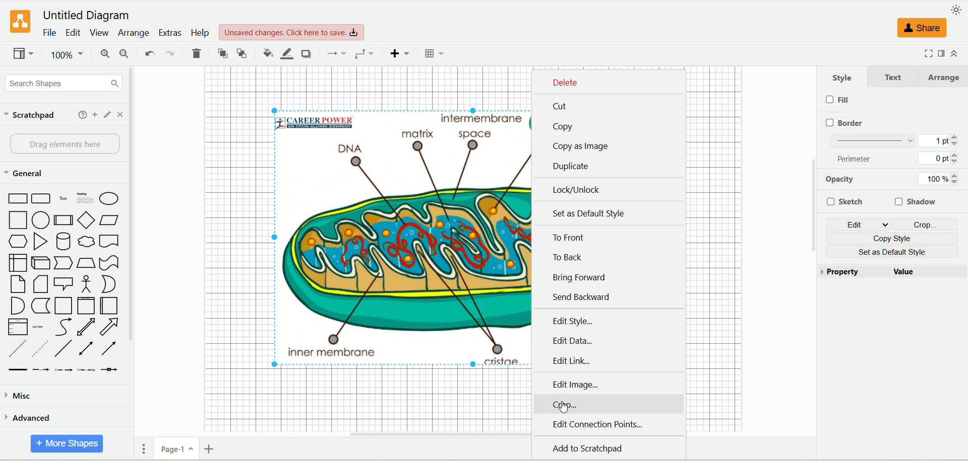 This screenshot has width=968, height=461. What do you see at coordinates (110, 284) in the screenshot?
I see `Or` at bounding box center [110, 284].